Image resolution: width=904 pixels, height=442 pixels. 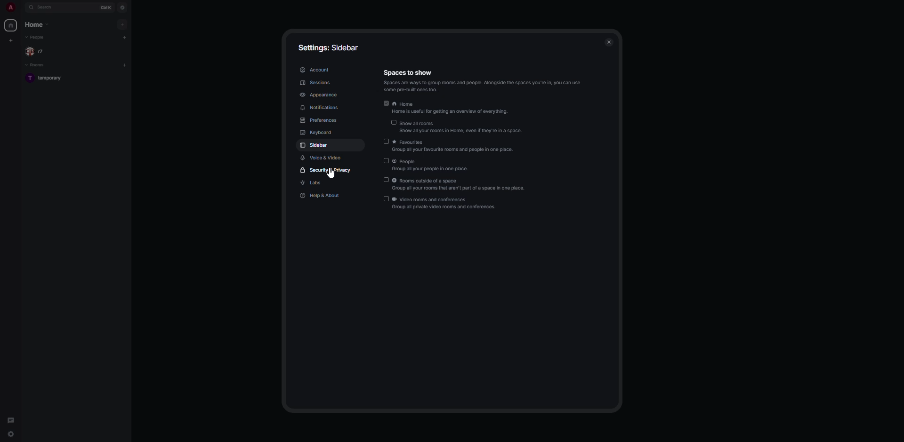 What do you see at coordinates (122, 24) in the screenshot?
I see `add` at bounding box center [122, 24].